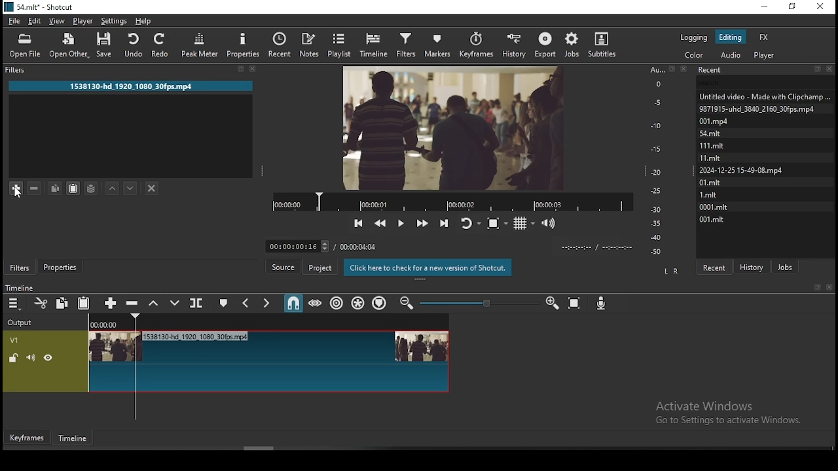 This screenshot has height=471, width=838. Describe the element at coordinates (714, 205) in the screenshot. I see `0001.mit` at that location.